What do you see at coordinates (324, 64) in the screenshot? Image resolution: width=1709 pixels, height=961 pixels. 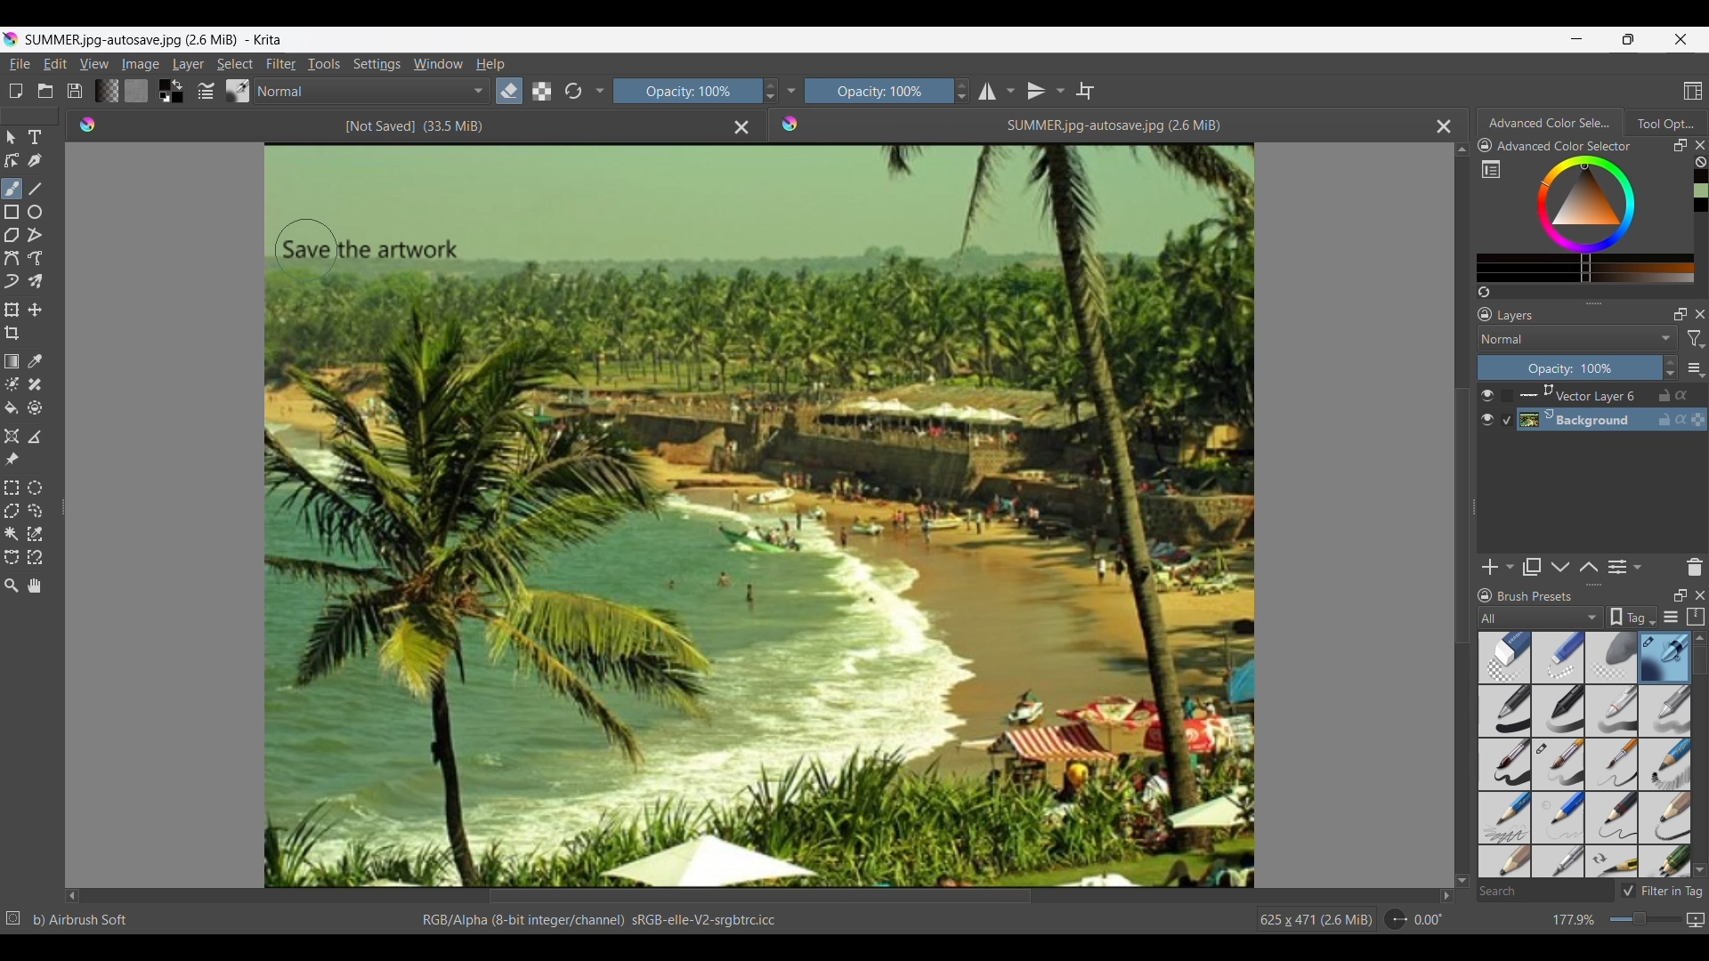 I see `Tools` at bounding box center [324, 64].